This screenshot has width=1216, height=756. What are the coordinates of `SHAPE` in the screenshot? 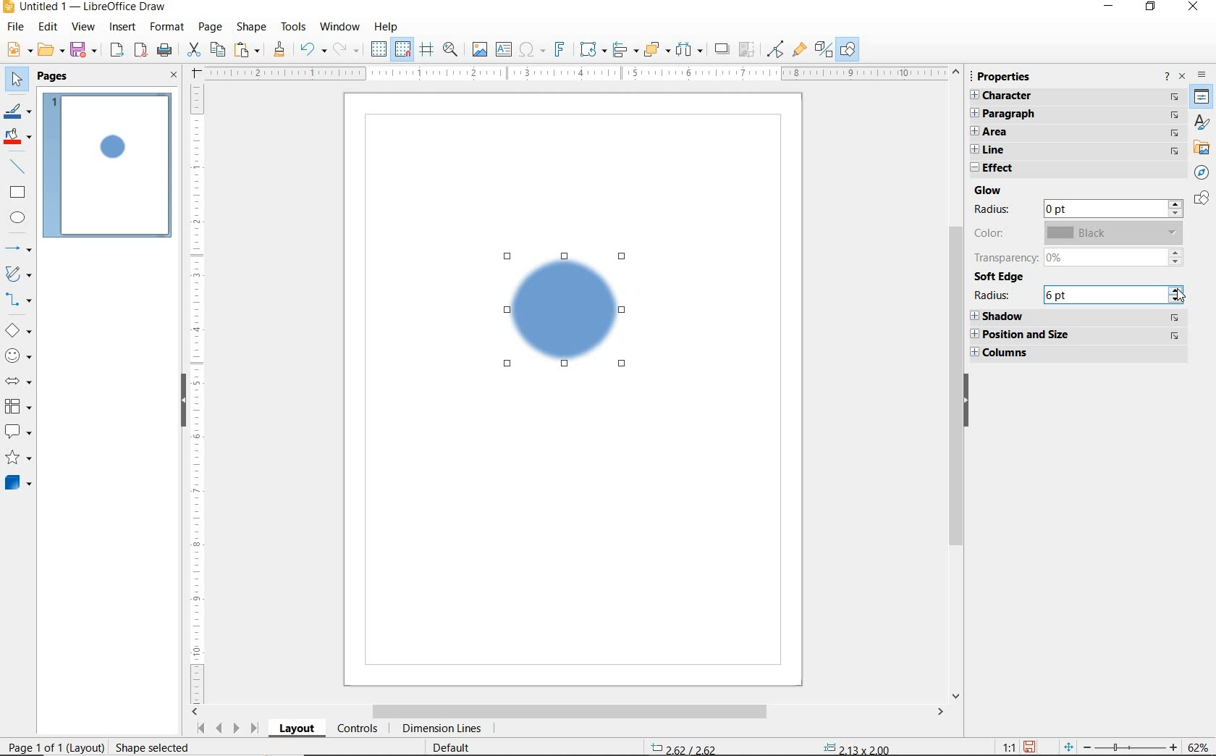 It's located at (252, 28).